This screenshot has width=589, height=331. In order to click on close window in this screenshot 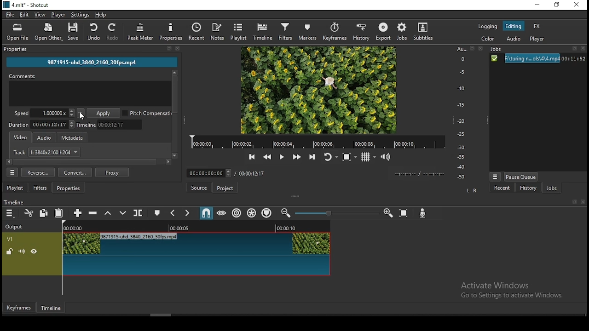, I will do `click(577, 5)`.